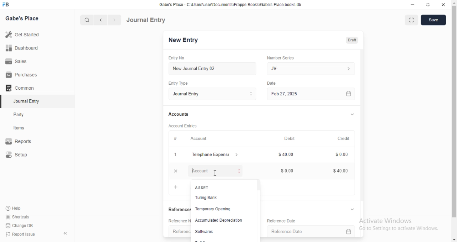 This screenshot has width=457, height=242. Describe the element at coordinates (172, 209) in the screenshot. I see `References` at that location.